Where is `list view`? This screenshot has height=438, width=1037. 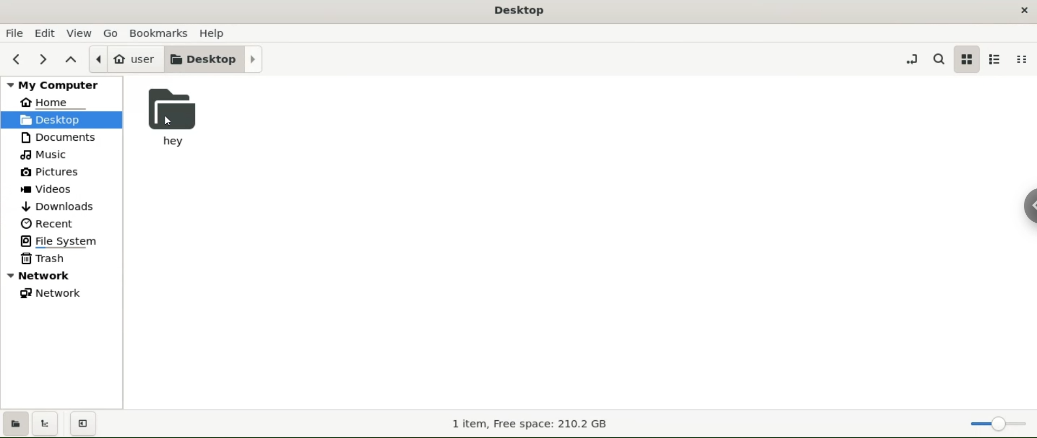
list view is located at coordinates (996, 59).